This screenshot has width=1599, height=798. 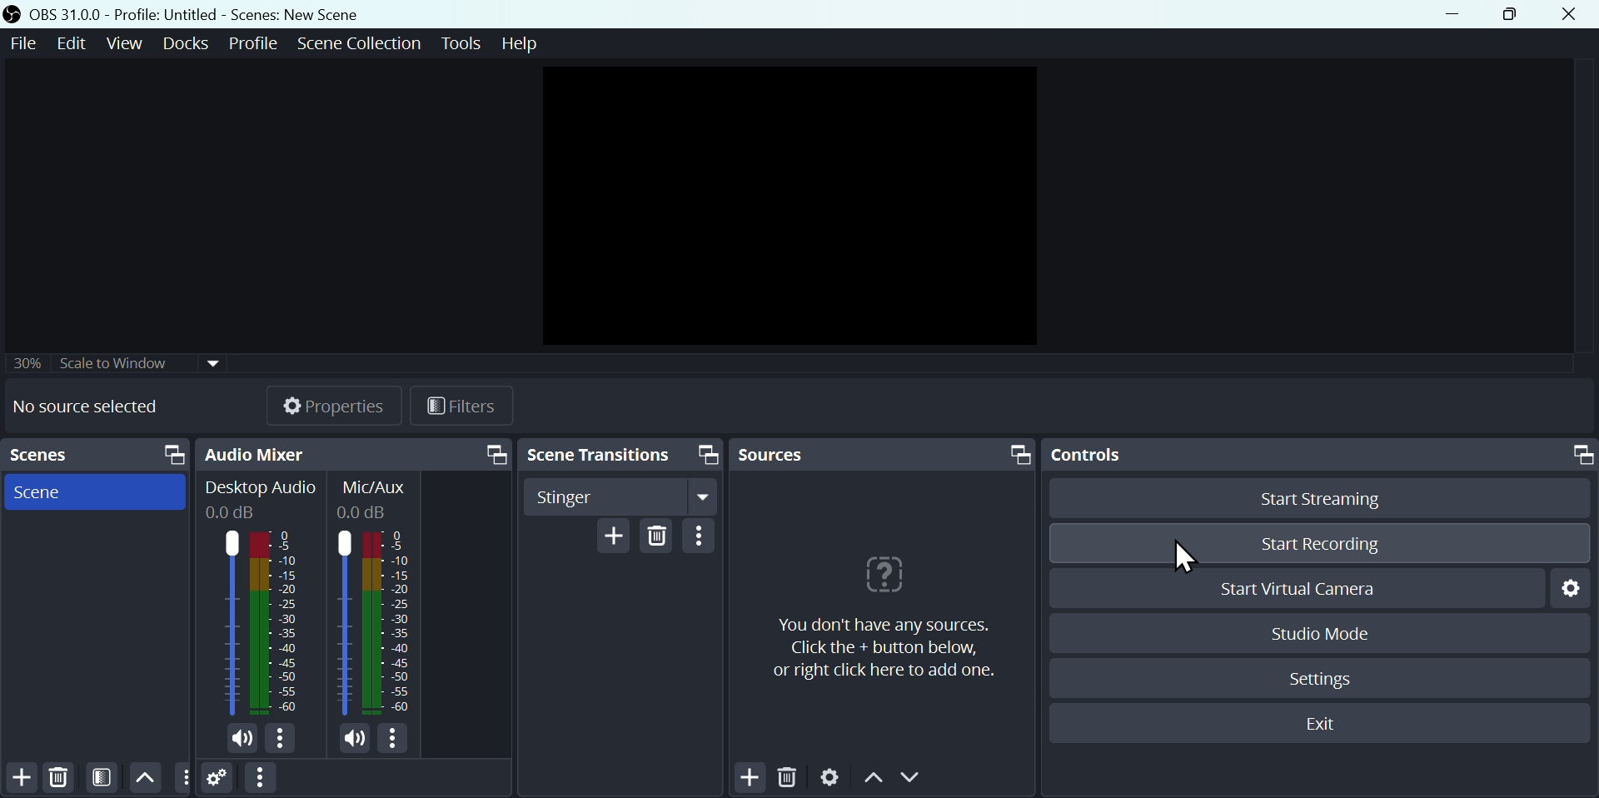 What do you see at coordinates (144, 777) in the screenshot?
I see `up` at bounding box center [144, 777].